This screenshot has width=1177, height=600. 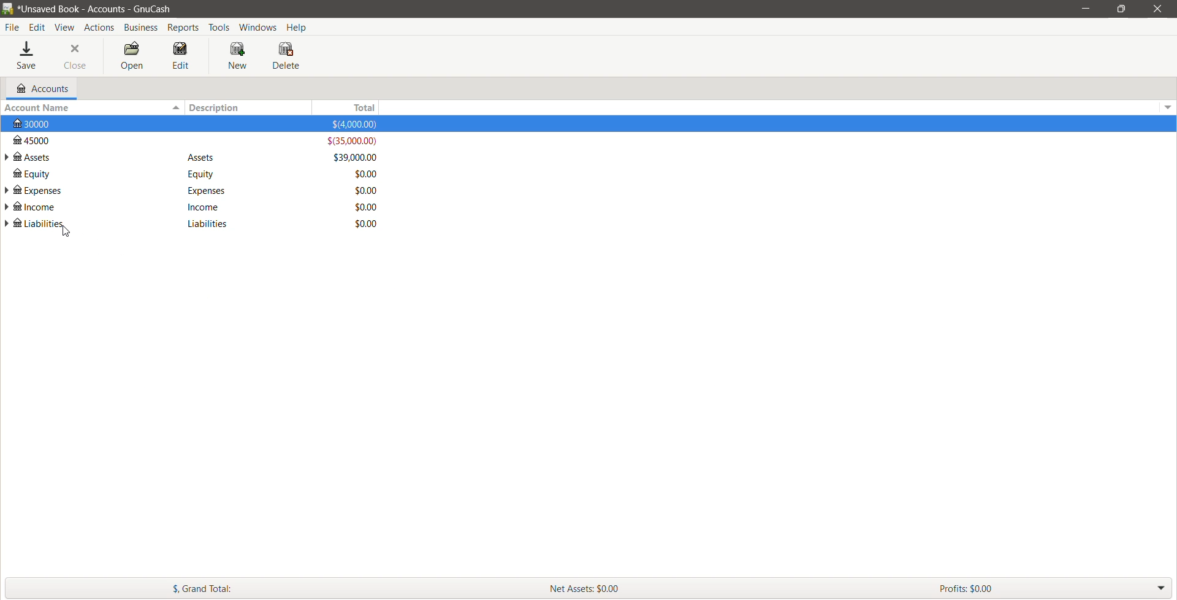 What do you see at coordinates (7, 191) in the screenshot?
I see `expand subaccounts` at bounding box center [7, 191].